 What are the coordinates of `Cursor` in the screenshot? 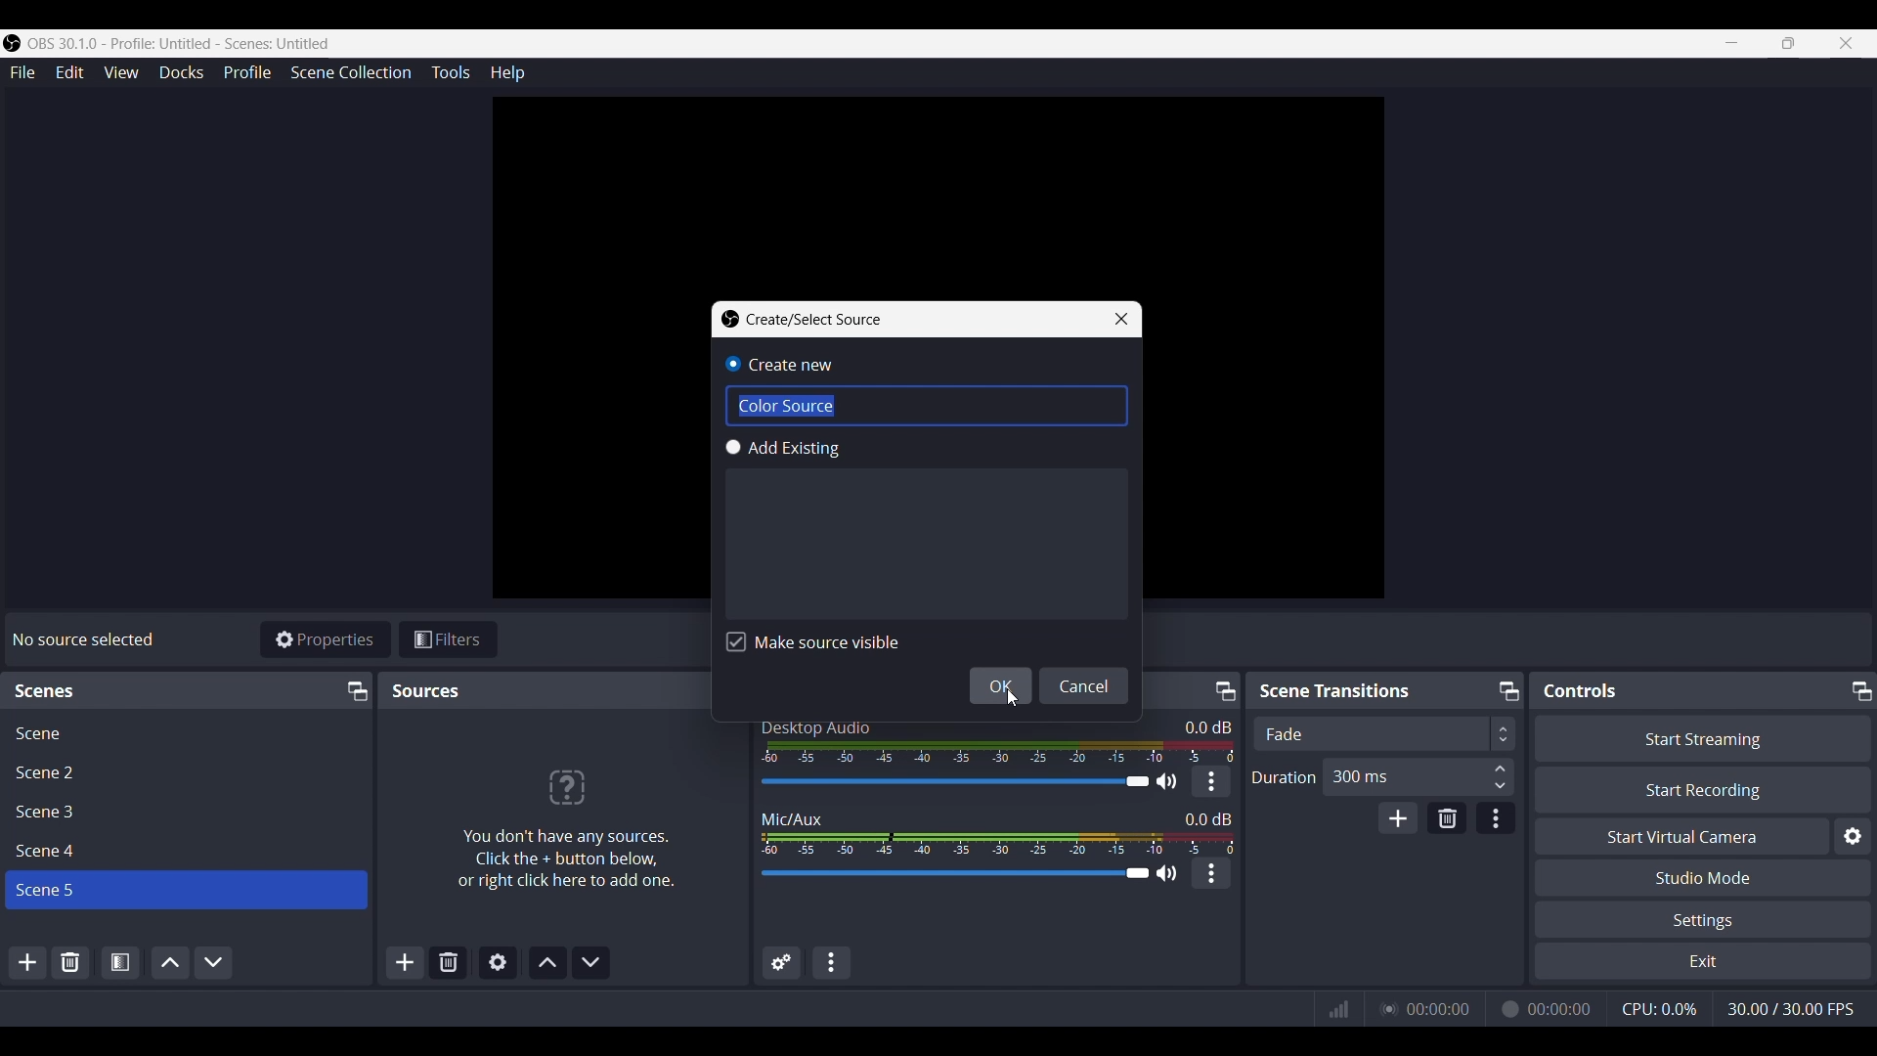 It's located at (1014, 696).